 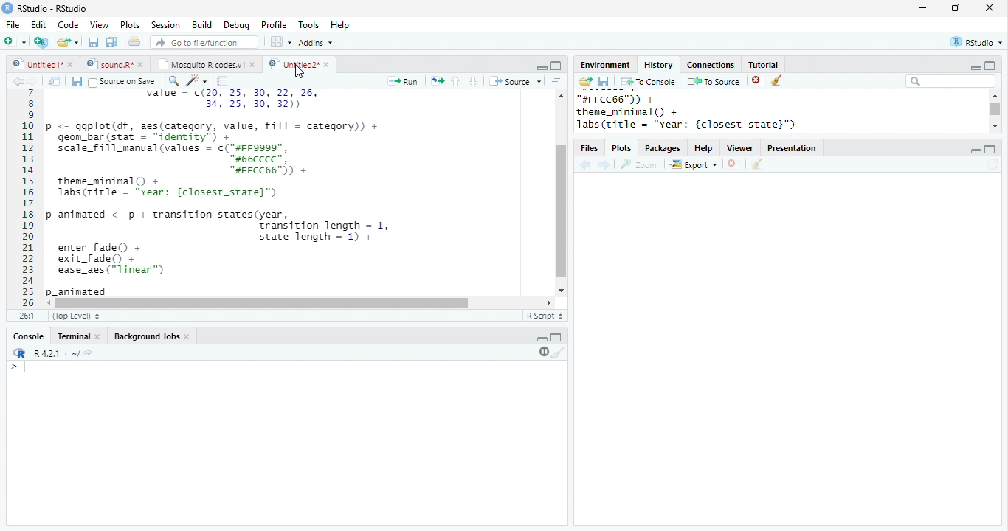 I want to click on compile report, so click(x=223, y=81).